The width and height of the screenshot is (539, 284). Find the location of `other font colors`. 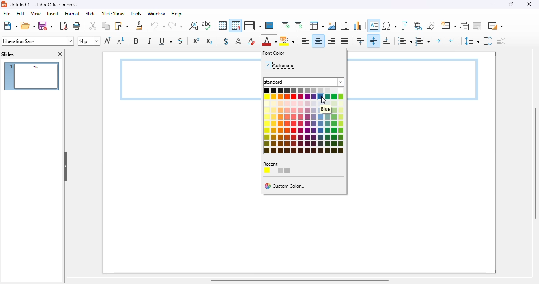

other font colors is located at coordinates (338, 101).